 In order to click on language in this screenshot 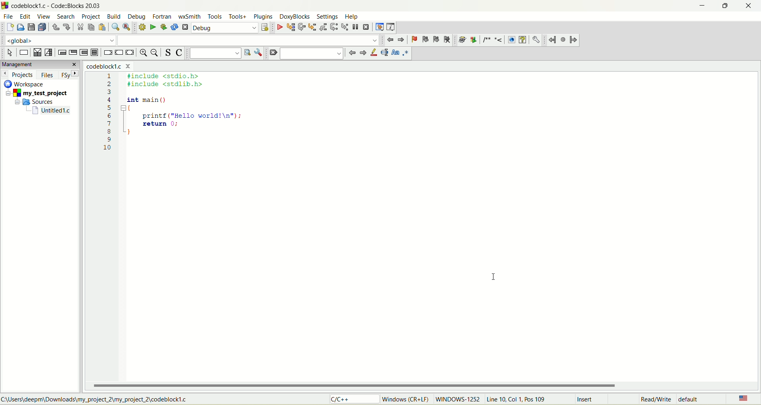, I will do `click(742, 399)`.